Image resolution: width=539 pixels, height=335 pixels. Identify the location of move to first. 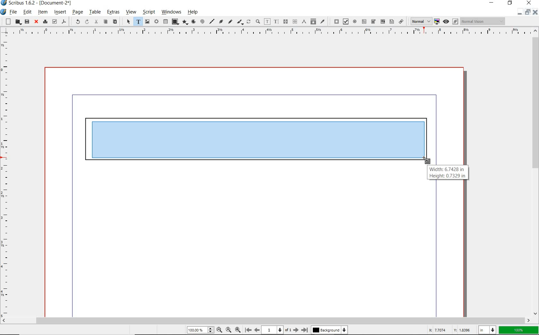
(248, 330).